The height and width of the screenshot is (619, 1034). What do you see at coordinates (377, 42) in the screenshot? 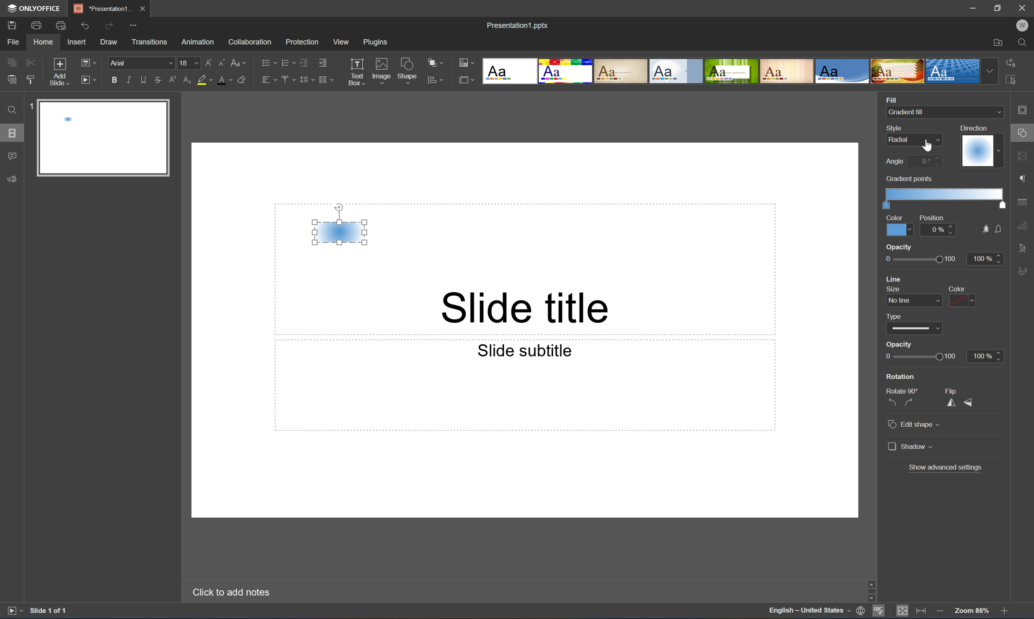
I see `Plugins` at bounding box center [377, 42].